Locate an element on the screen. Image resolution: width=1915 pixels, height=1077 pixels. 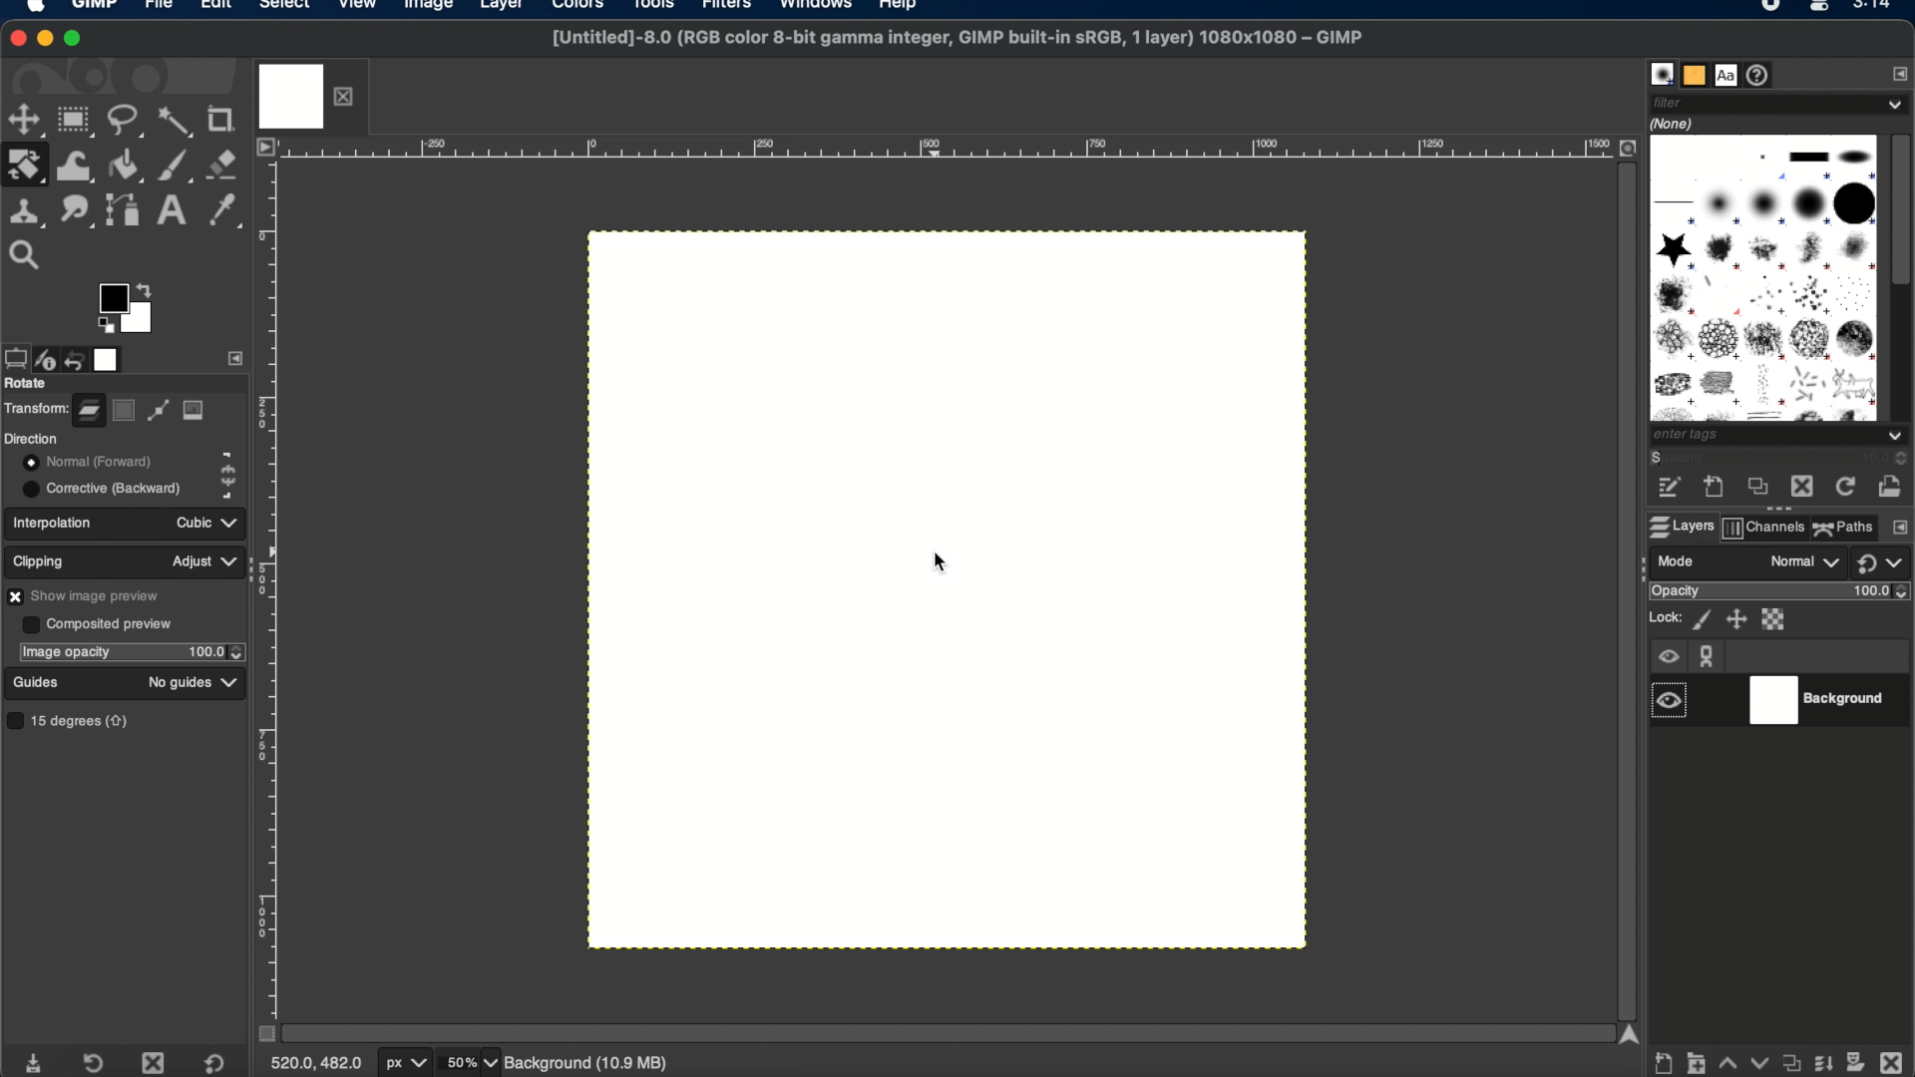
none is located at coordinates (1676, 123).